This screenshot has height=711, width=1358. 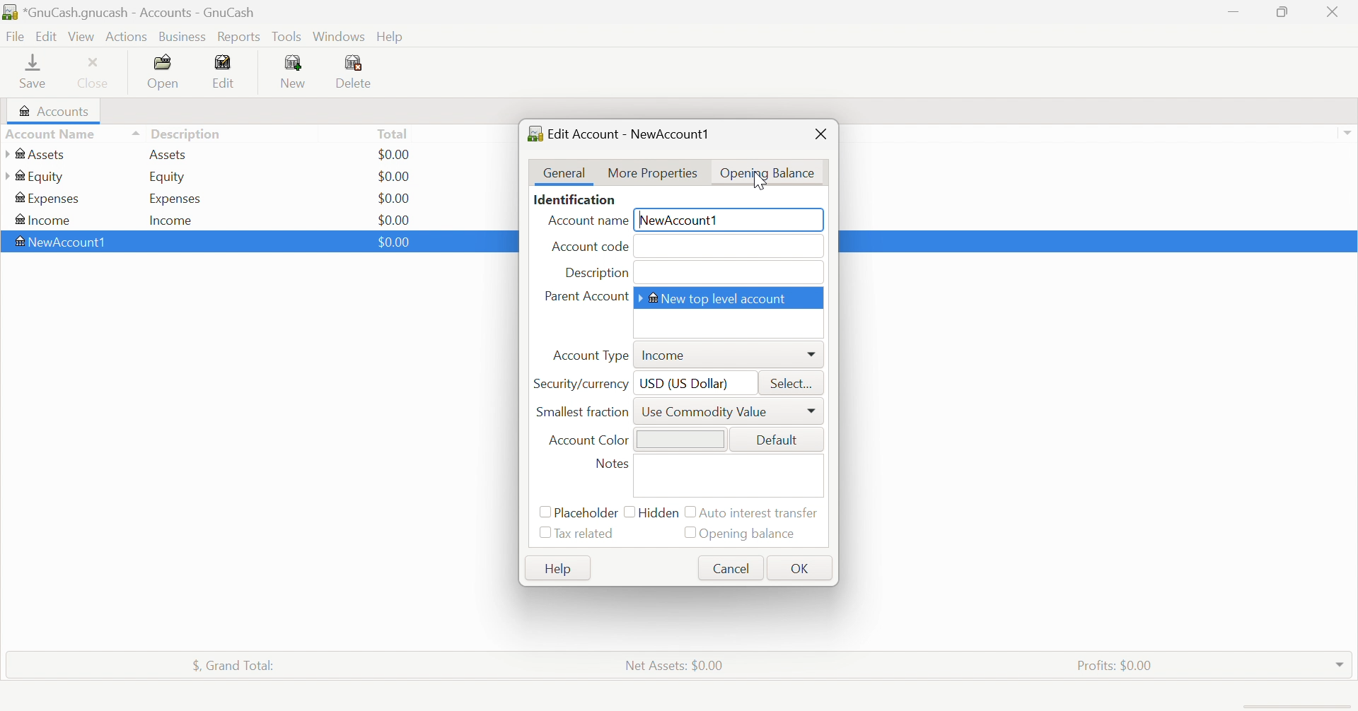 What do you see at coordinates (777, 440) in the screenshot?
I see `Default` at bounding box center [777, 440].